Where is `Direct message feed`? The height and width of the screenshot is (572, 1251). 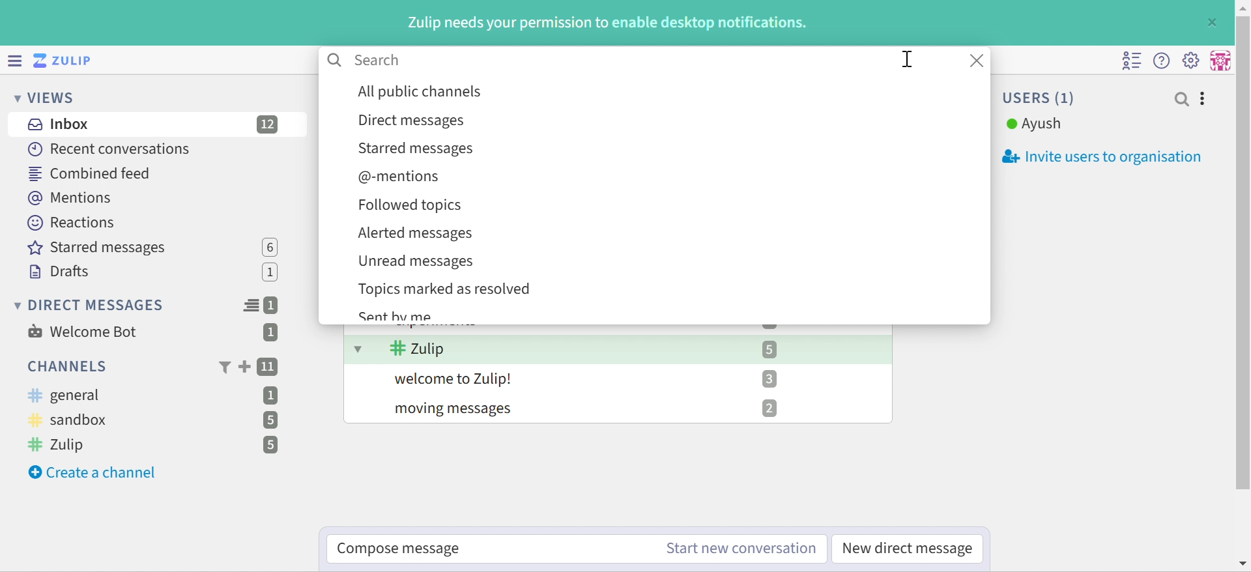 Direct message feed is located at coordinates (251, 306).